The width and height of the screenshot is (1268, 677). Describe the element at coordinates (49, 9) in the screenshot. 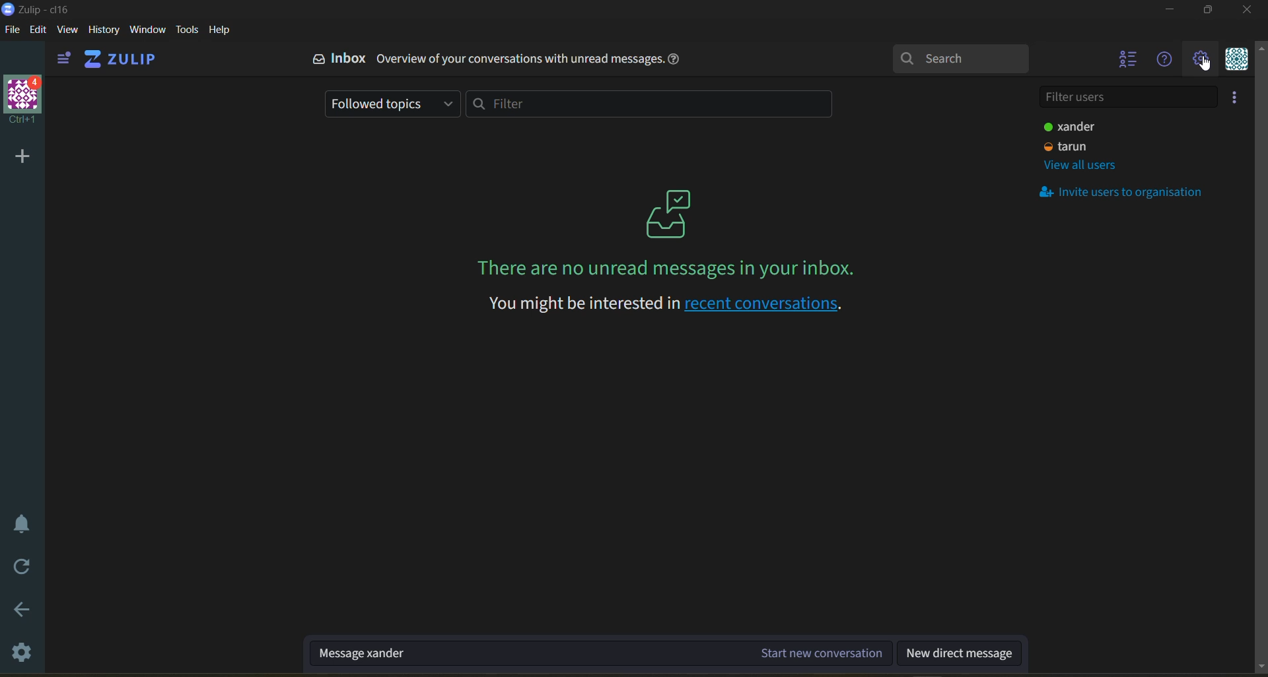

I see `app name and organisation name` at that location.